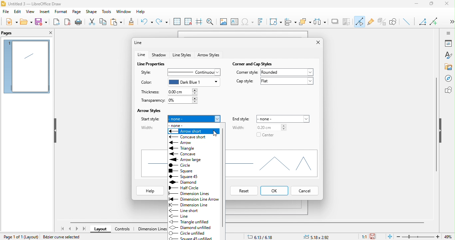 The width and height of the screenshot is (455, 240). I want to click on add line, so click(435, 21).